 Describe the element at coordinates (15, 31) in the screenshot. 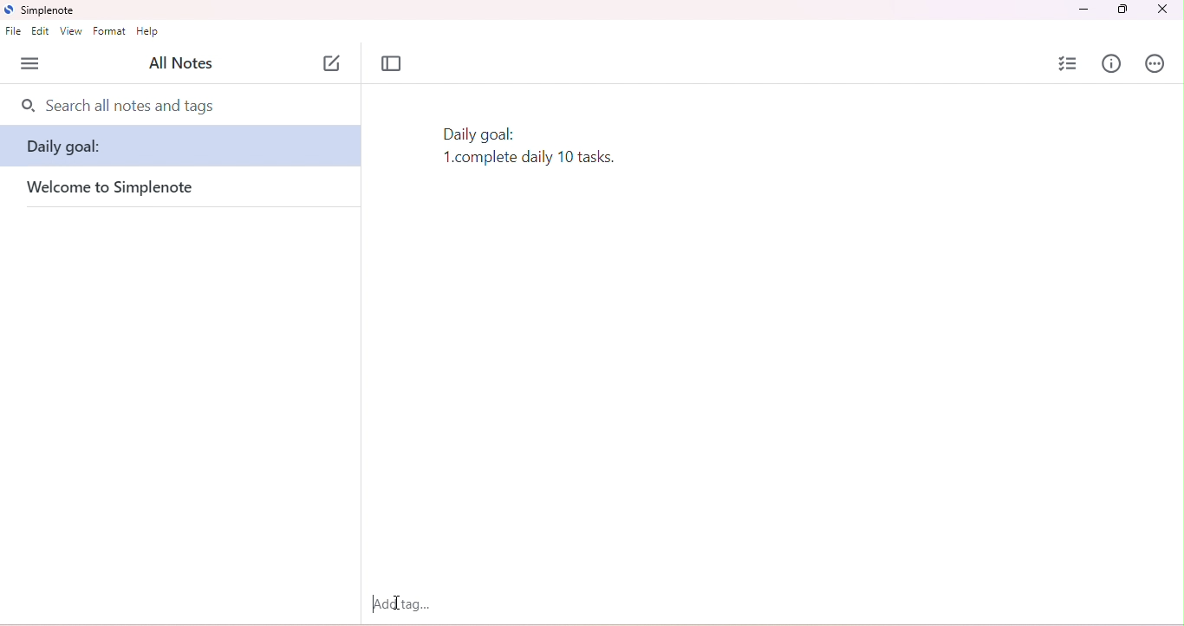

I see `file` at that location.